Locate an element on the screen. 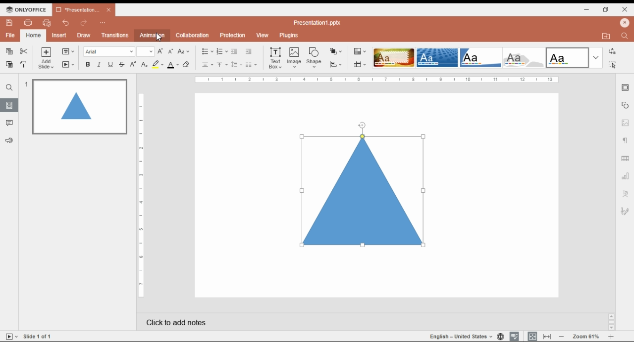 This screenshot has width=634, height=342. shape setting is located at coordinates (625, 105).